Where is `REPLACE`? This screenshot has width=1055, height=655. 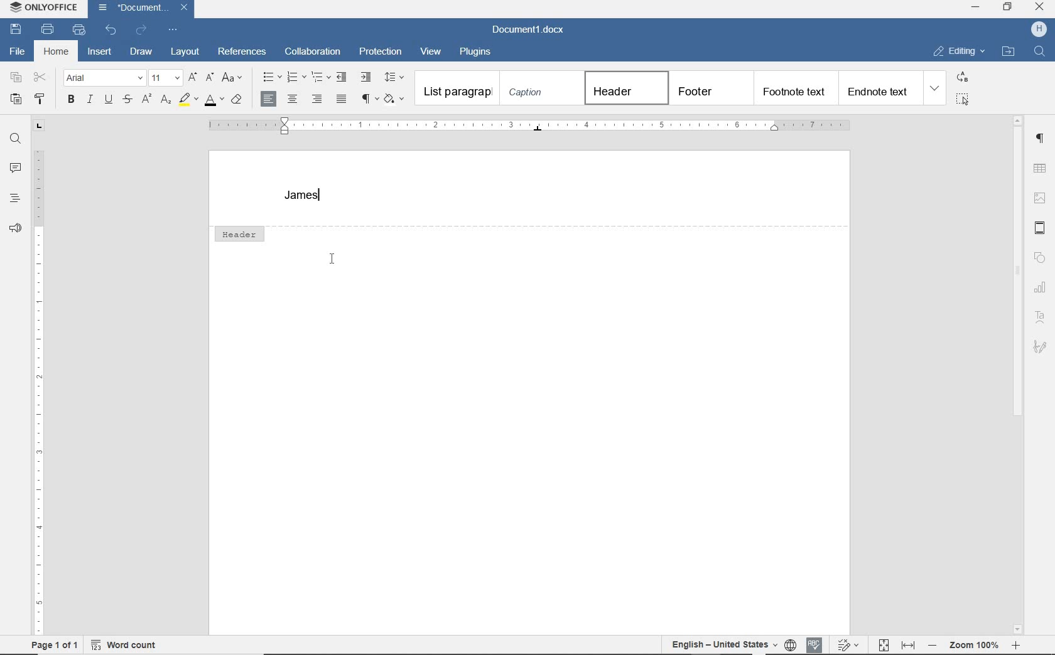 REPLACE is located at coordinates (962, 78).